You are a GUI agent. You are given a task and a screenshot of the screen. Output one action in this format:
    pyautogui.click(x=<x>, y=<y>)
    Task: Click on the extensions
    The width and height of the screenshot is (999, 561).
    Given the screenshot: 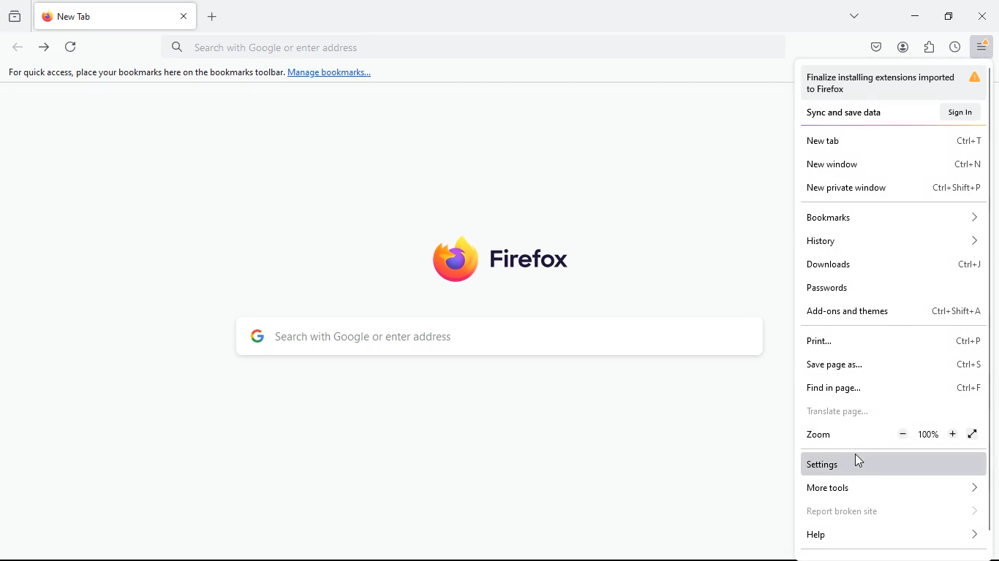 What is the action you would take?
    pyautogui.click(x=928, y=48)
    